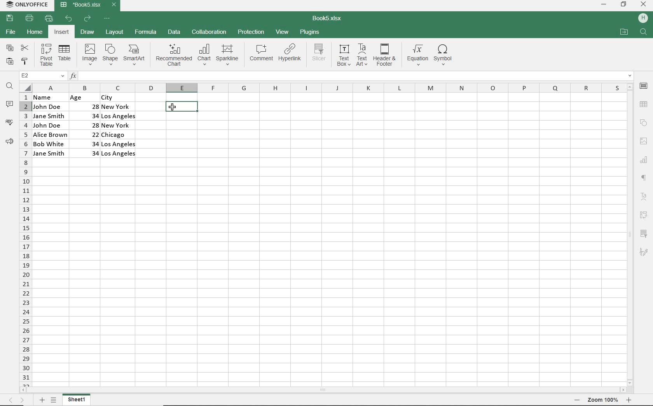 The image size is (653, 406). I want to click on 34, so click(87, 143).